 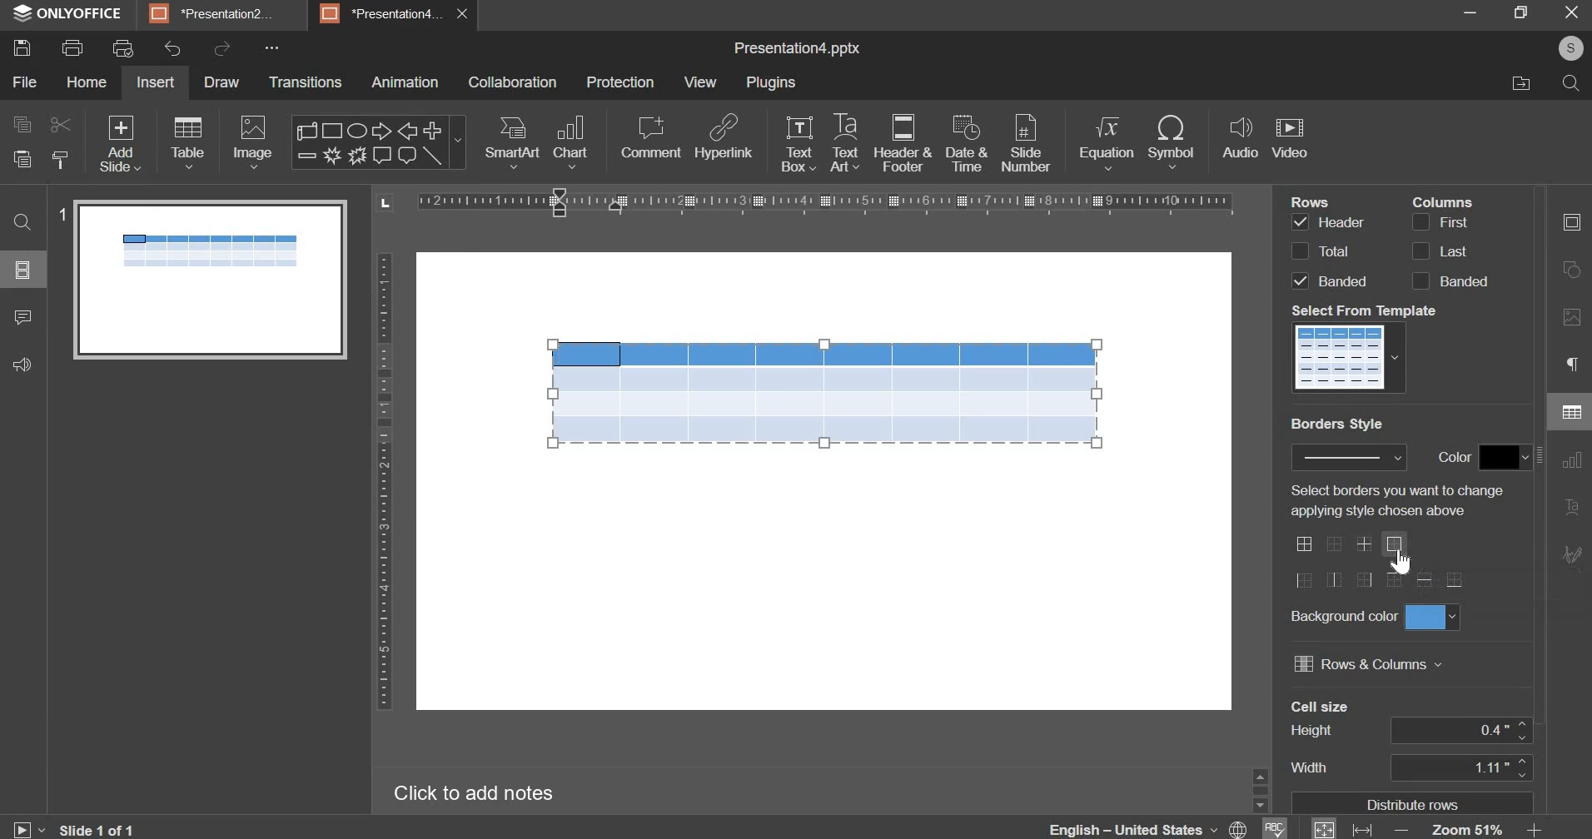 I want to click on shape settings, so click(x=1570, y=267).